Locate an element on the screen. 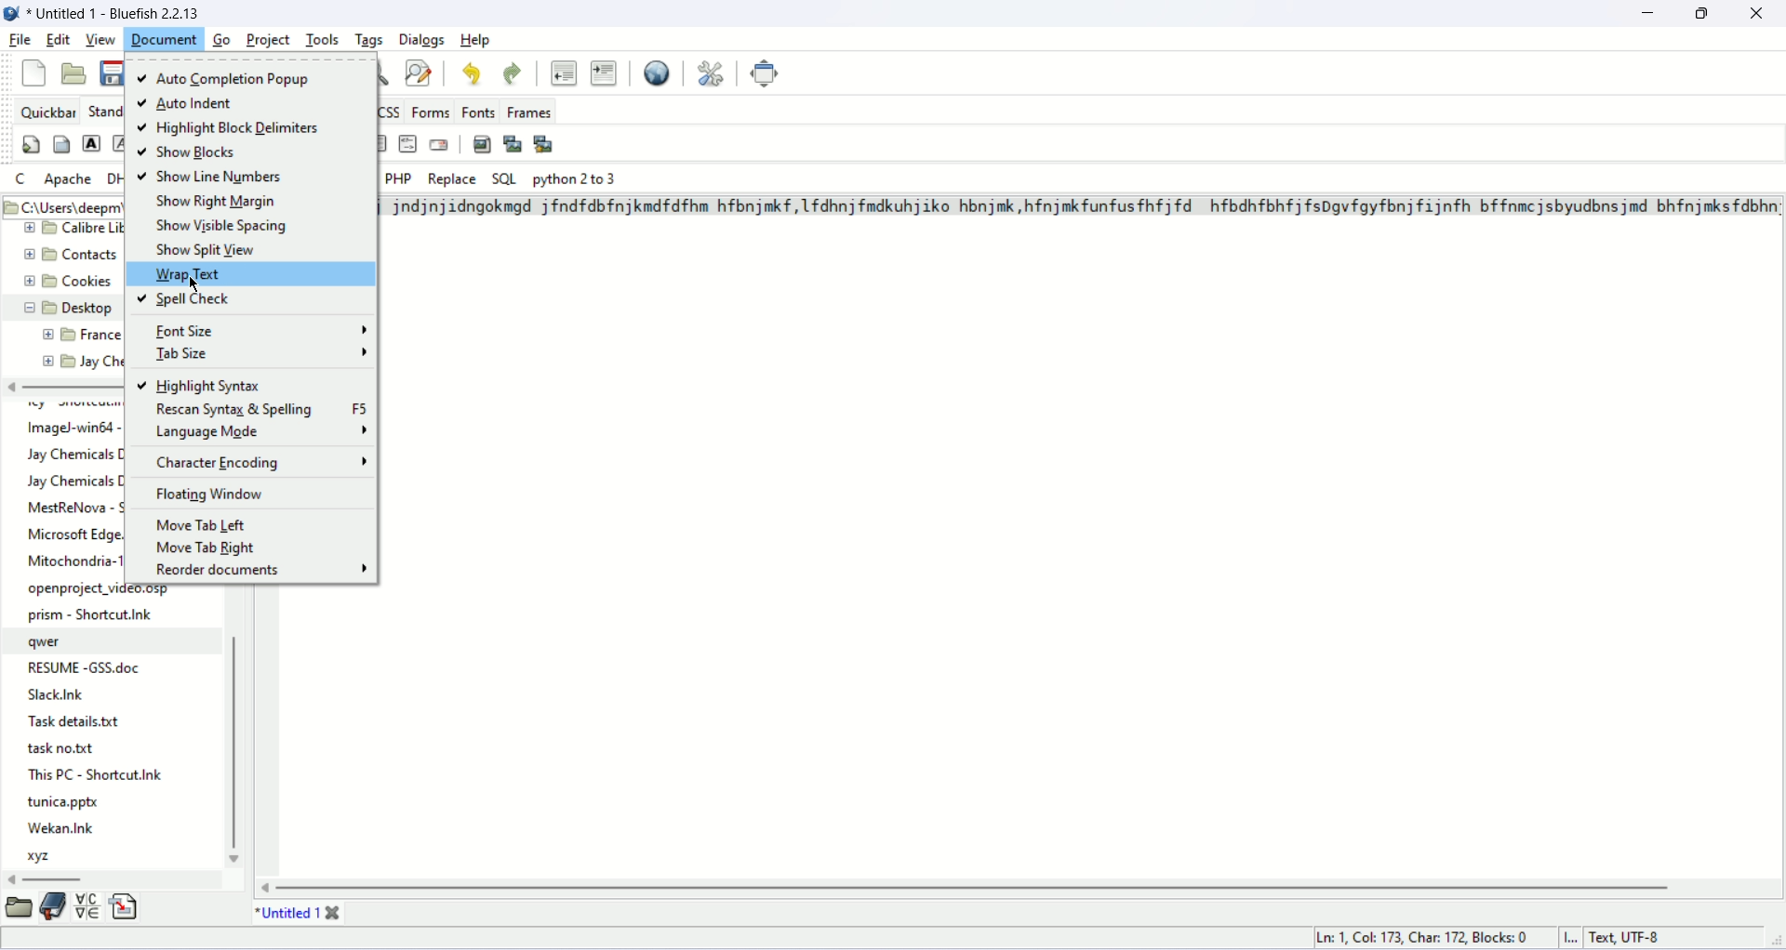 This screenshot has height=950, width=1786. email is located at coordinates (438, 144).